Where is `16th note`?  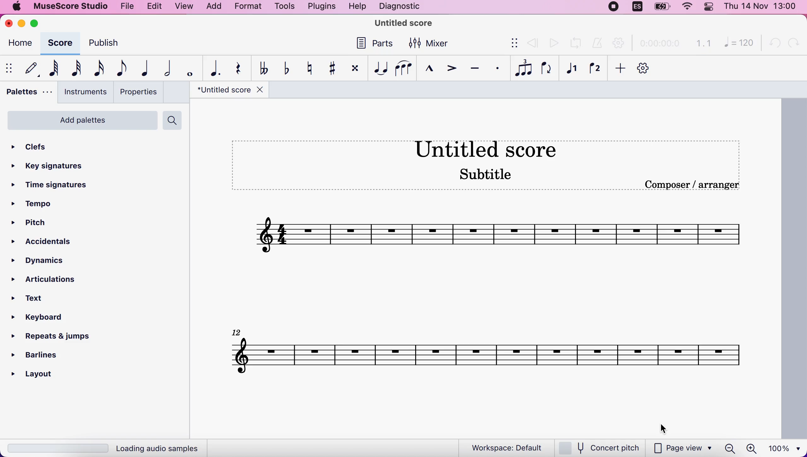 16th note is located at coordinates (99, 68).